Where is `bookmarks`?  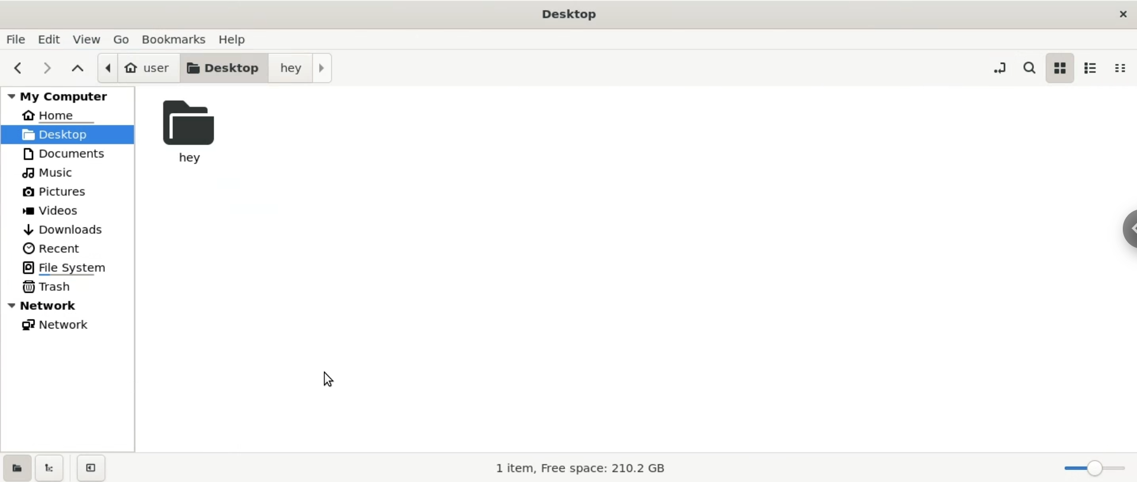 bookmarks is located at coordinates (175, 38).